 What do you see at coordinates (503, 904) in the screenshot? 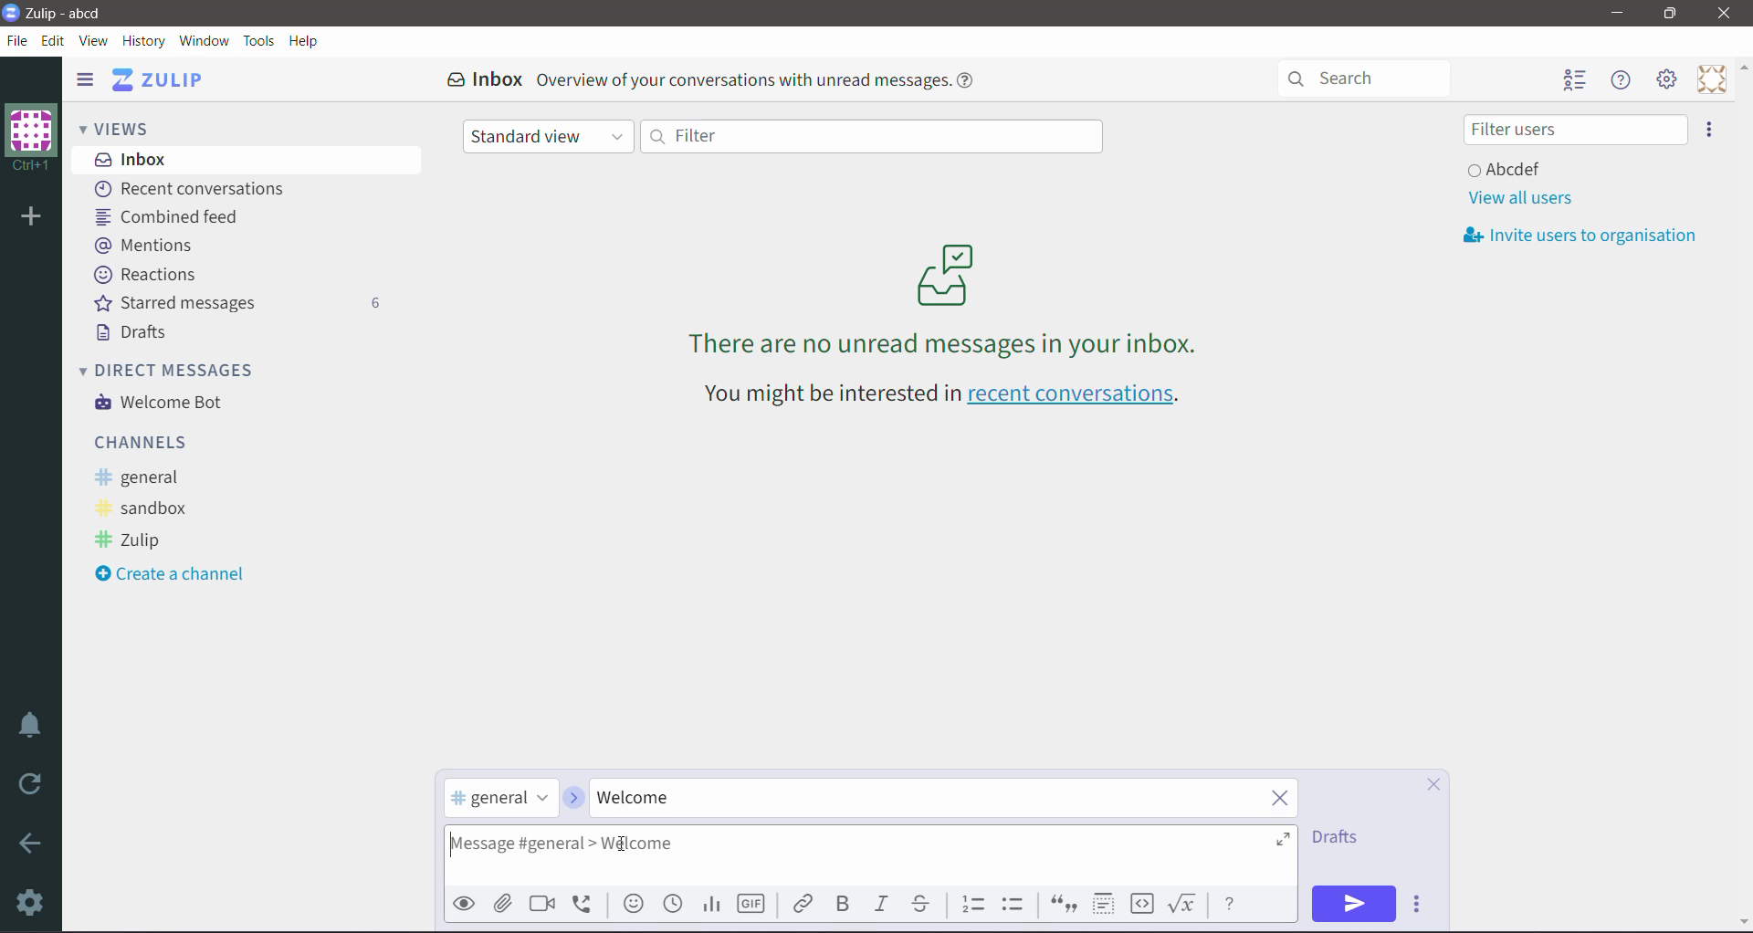
I see `Upload File` at bounding box center [503, 904].